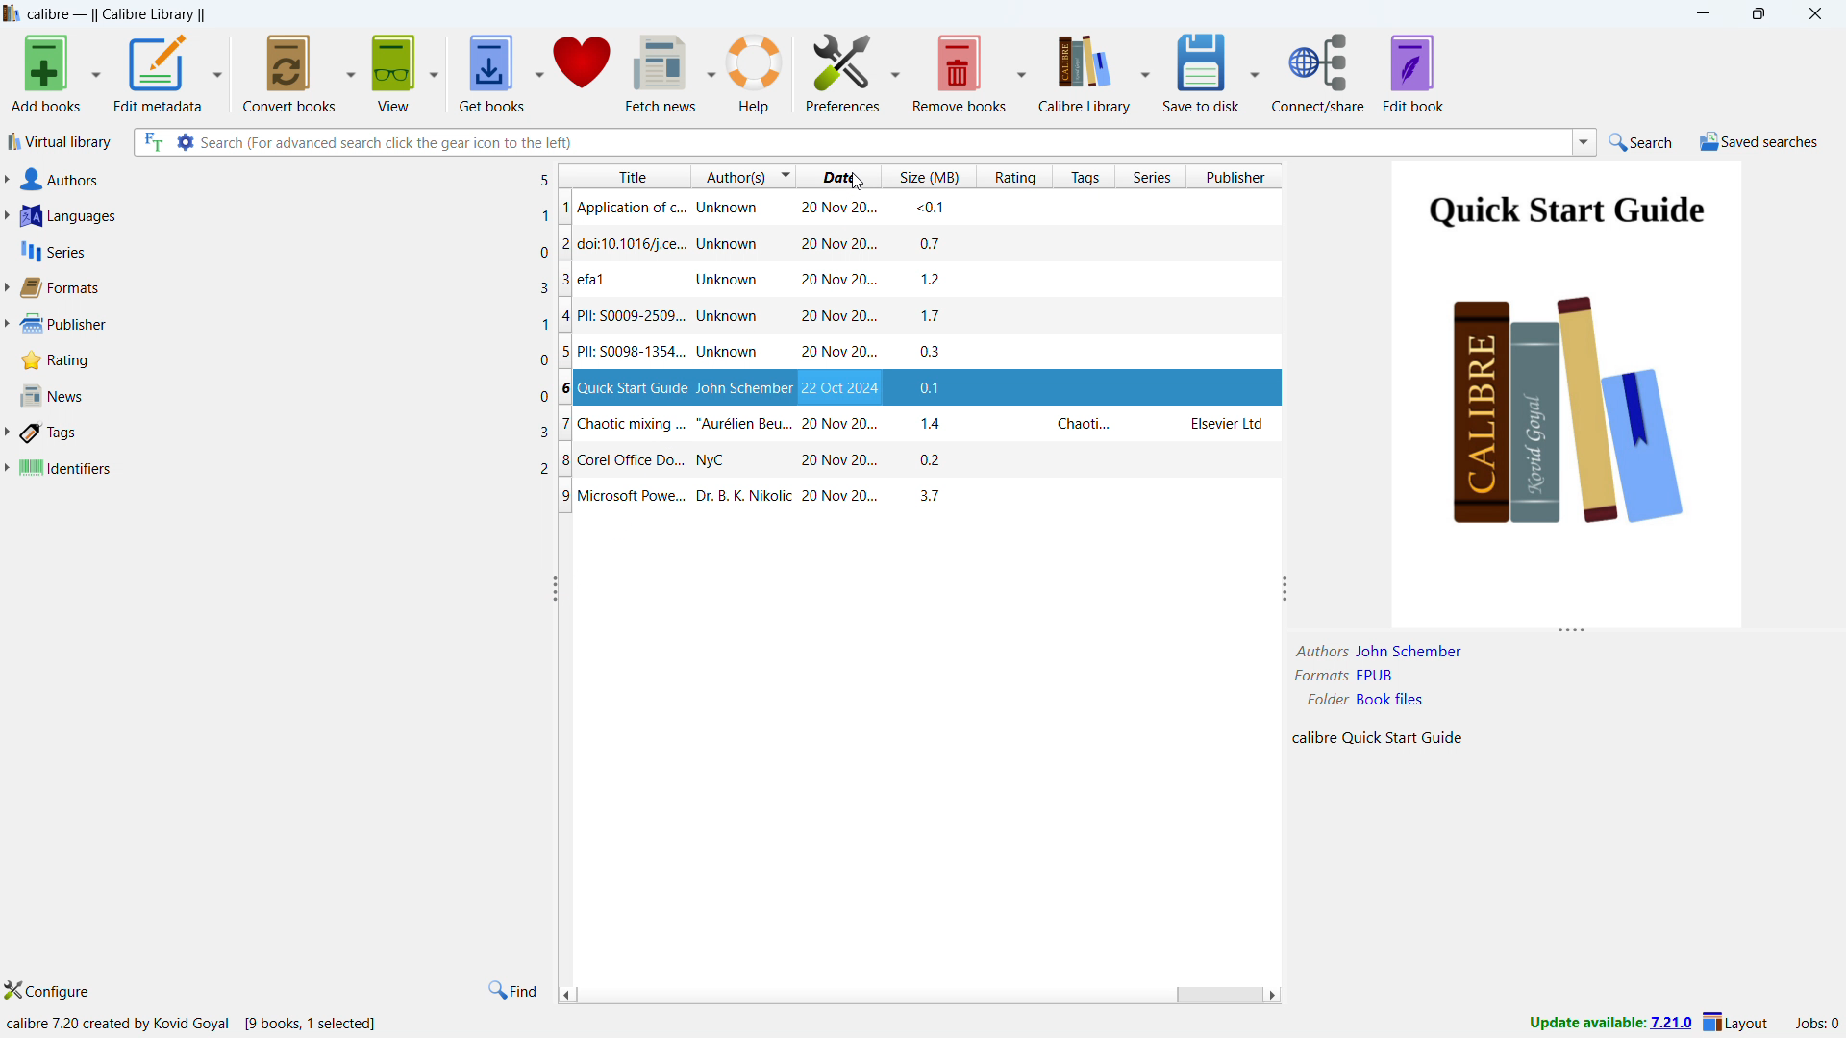  Describe the element at coordinates (883, 141) in the screenshot. I see `Search for advance search click the gear icon to the left` at that location.